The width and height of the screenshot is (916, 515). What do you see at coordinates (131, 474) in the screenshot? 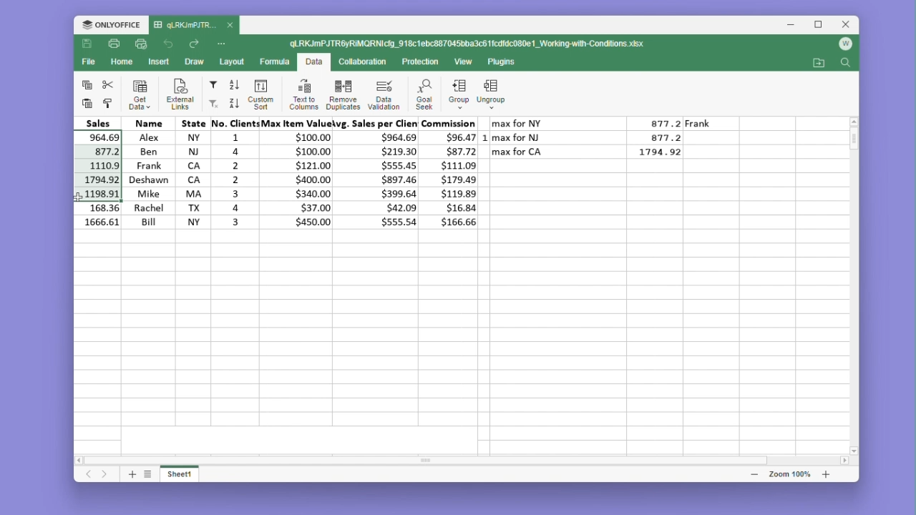
I see `add sheet` at bounding box center [131, 474].